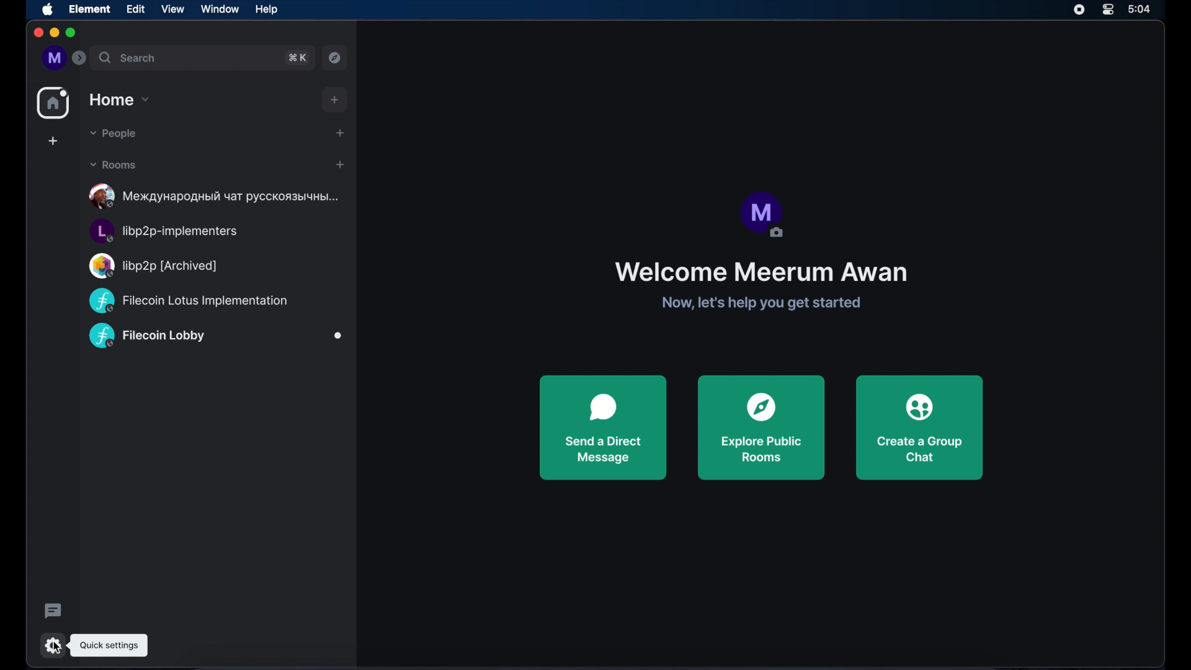  What do you see at coordinates (80, 58) in the screenshot?
I see `expand` at bounding box center [80, 58].